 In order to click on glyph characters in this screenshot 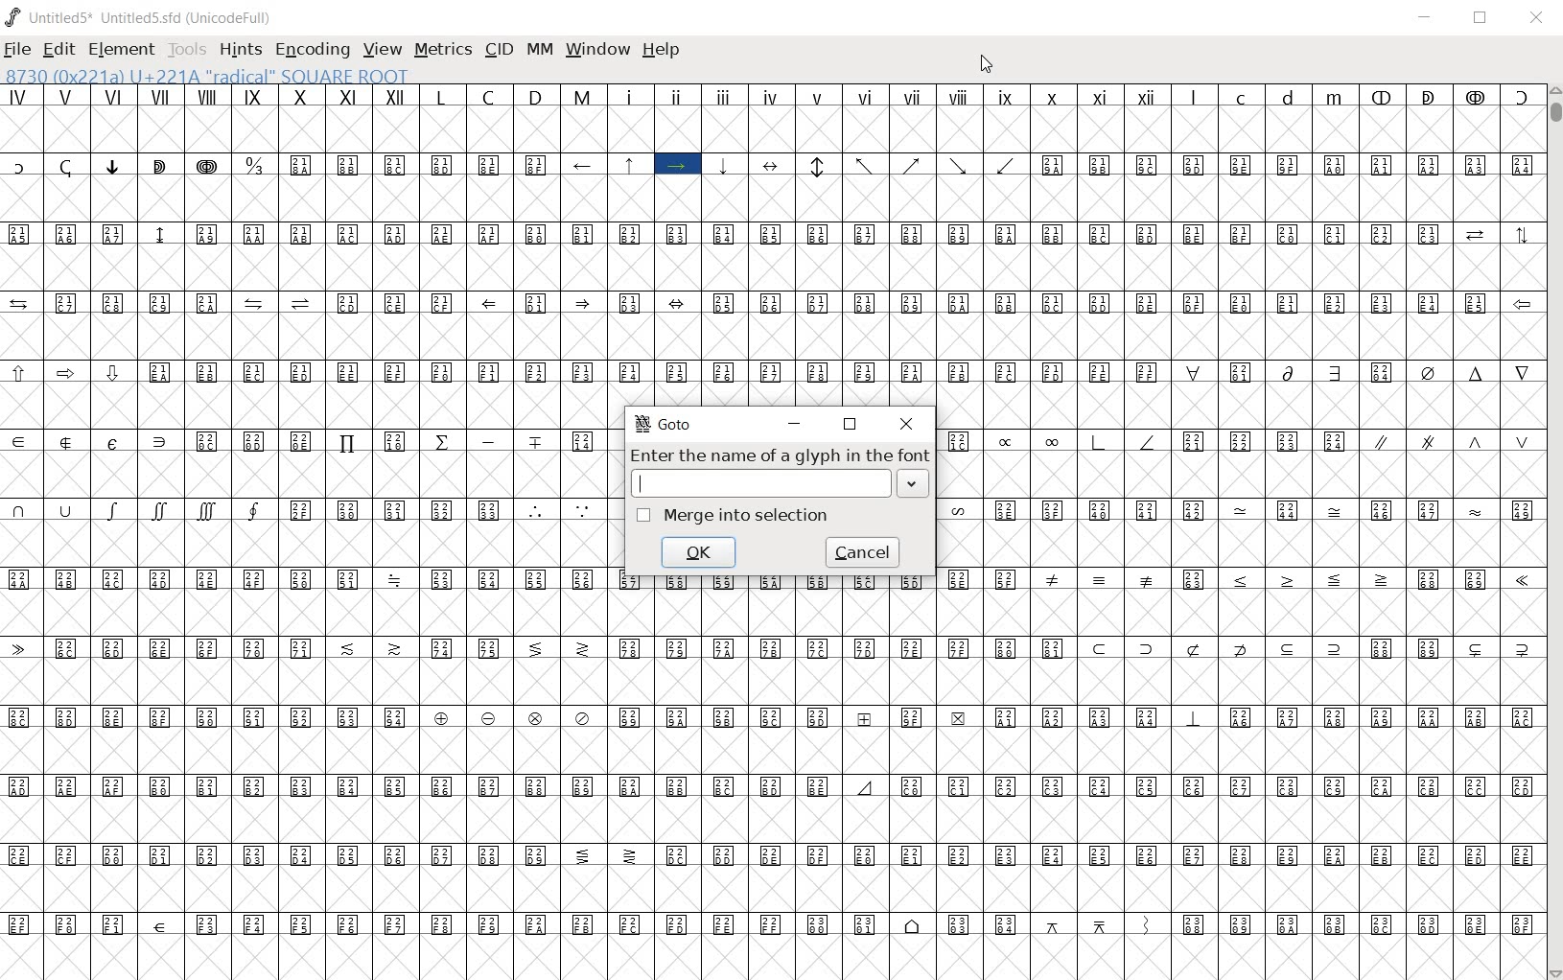, I will do `click(1077, 220)`.